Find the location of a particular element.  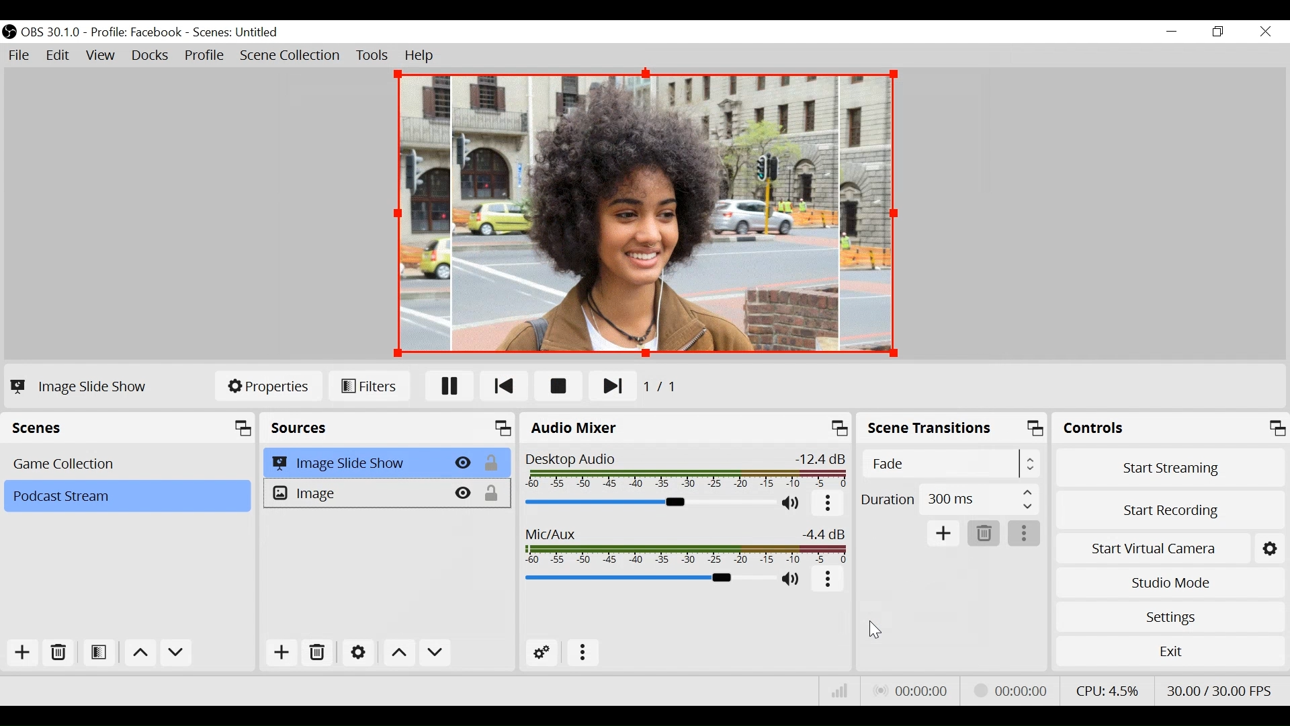

Help is located at coordinates (420, 56).